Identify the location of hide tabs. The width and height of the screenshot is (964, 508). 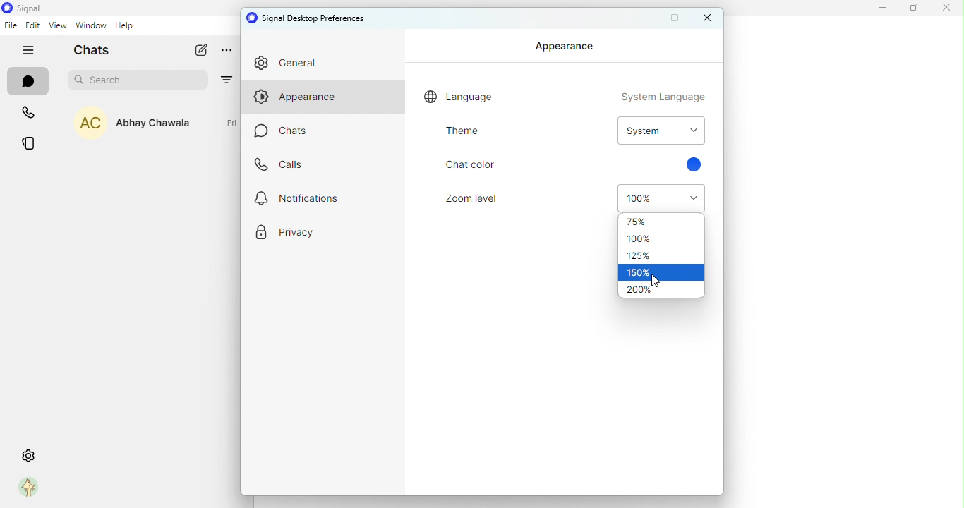
(27, 51).